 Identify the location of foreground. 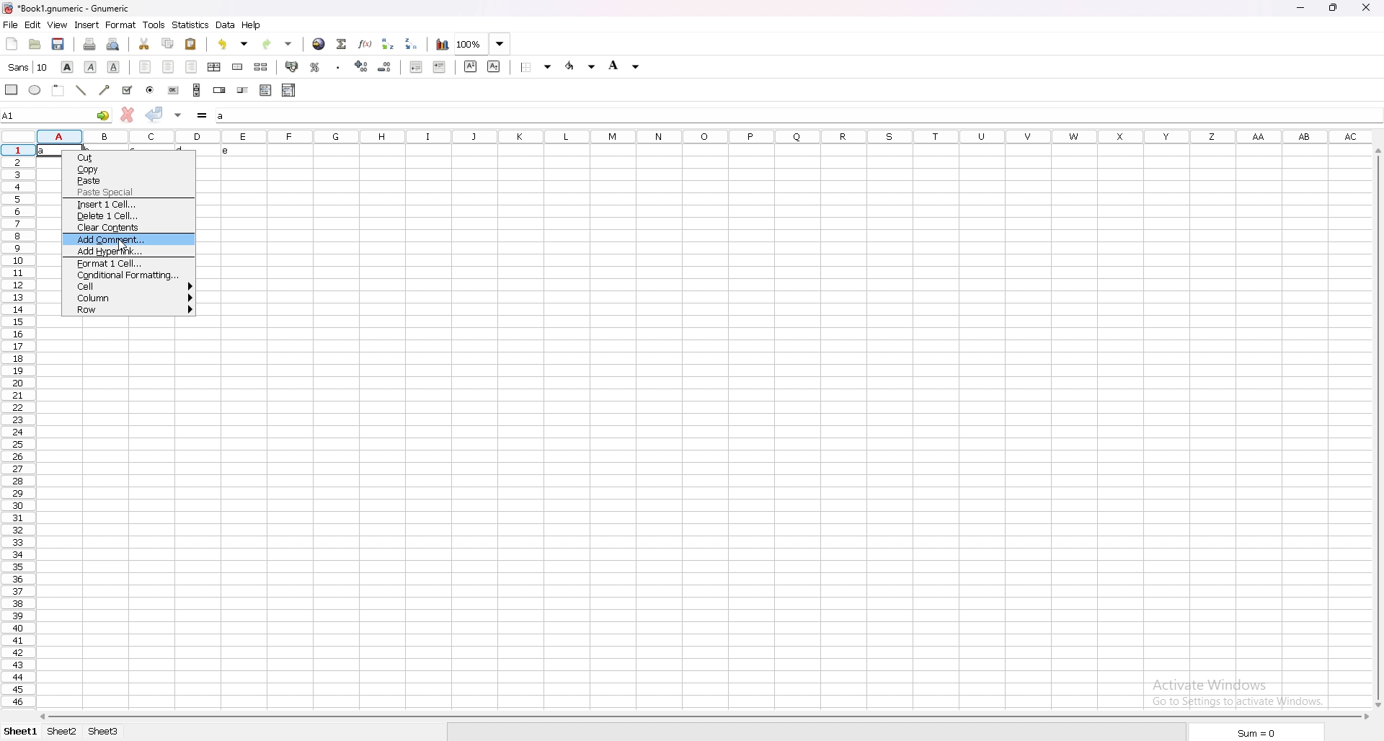
(581, 66).